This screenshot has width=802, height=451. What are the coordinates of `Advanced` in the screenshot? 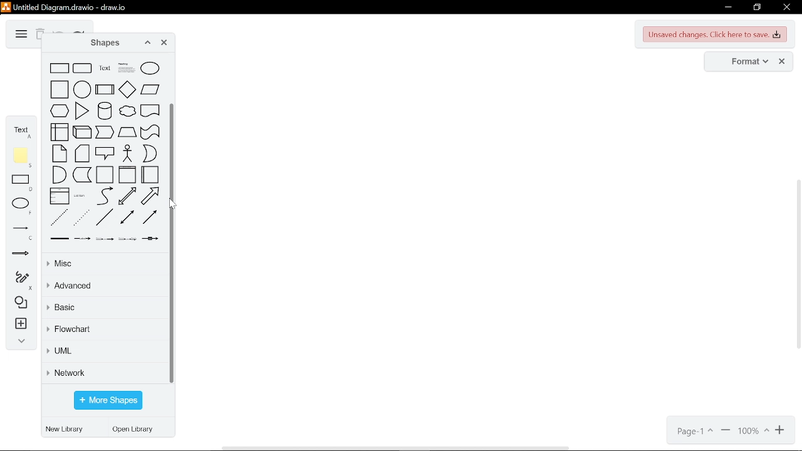 It's located at (106, 286).